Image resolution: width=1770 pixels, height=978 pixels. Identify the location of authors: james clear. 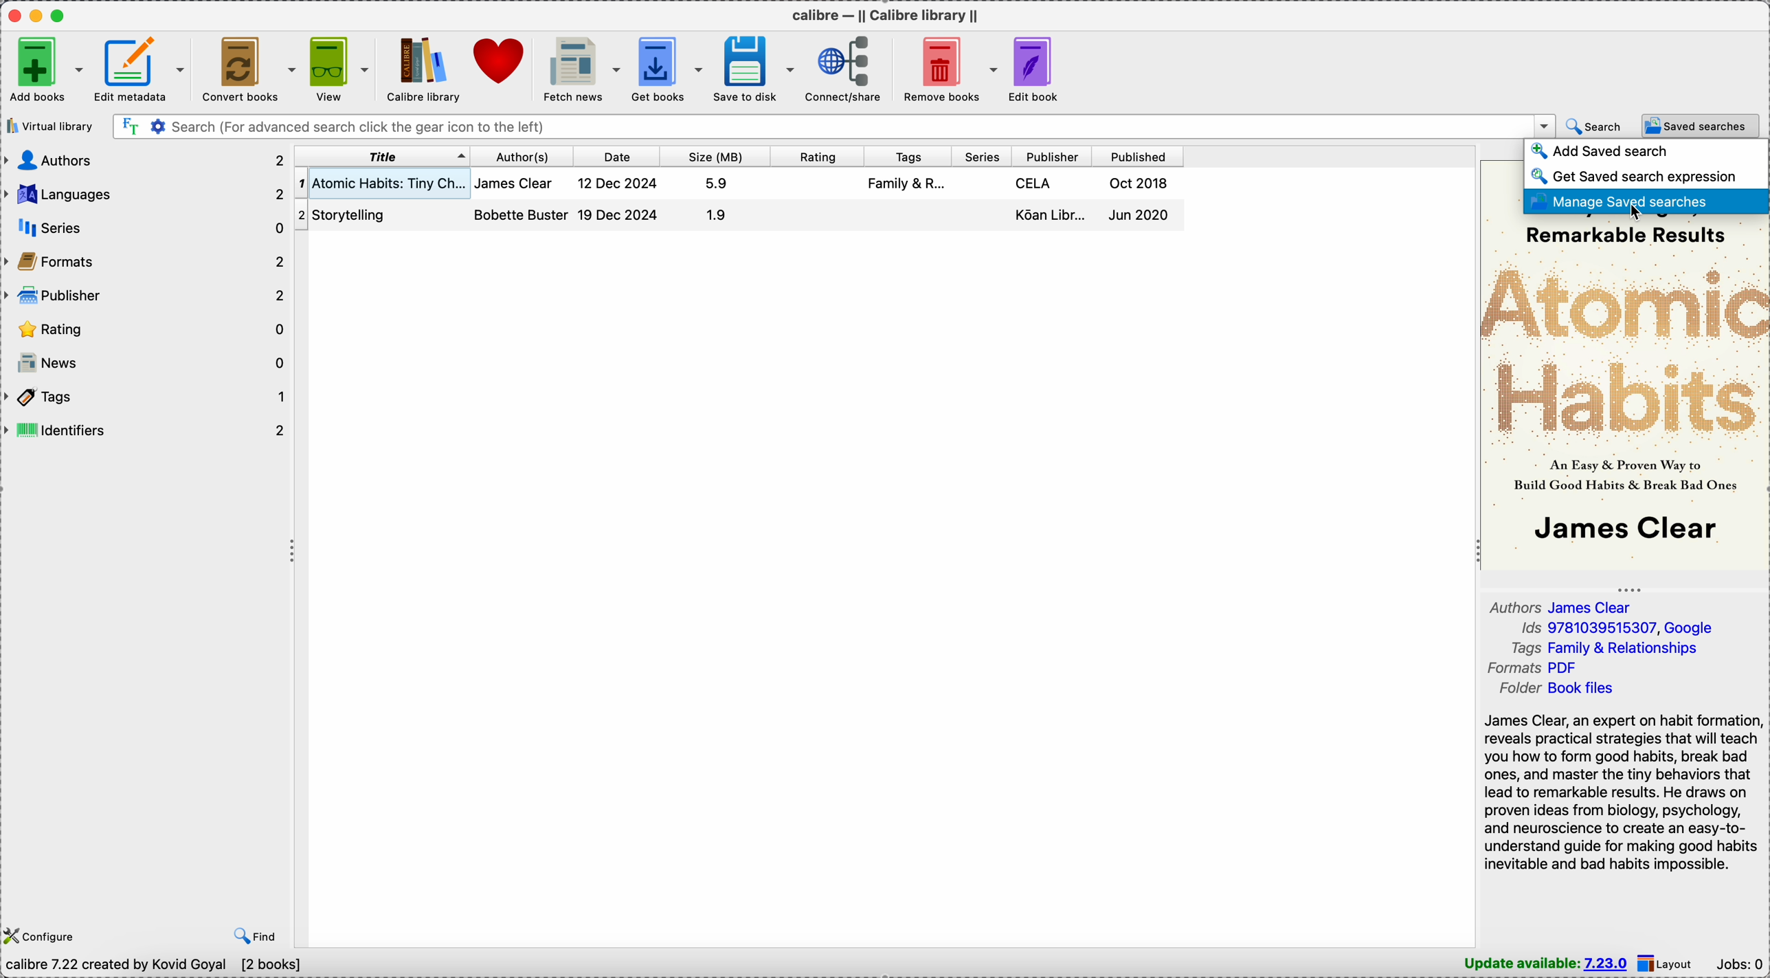
(1567, 608).